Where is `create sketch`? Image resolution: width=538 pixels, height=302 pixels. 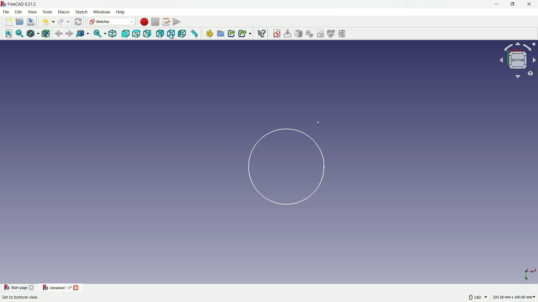 create sketch is located at coordinates (277, 34).